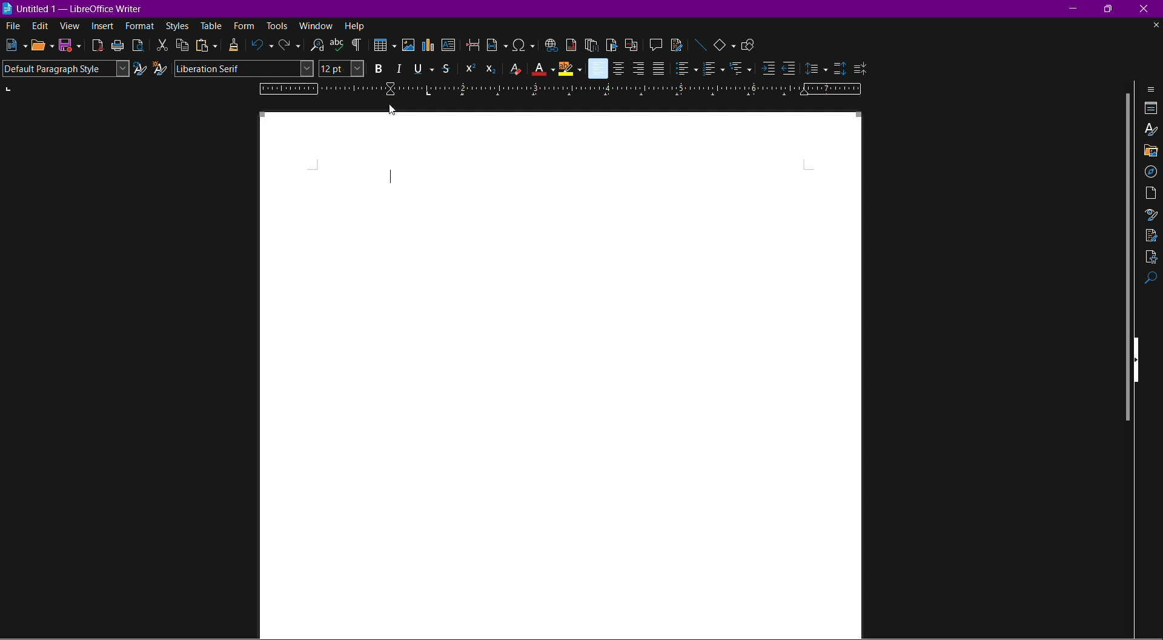  What do you see at coordinates (1112, 9) in the screenshot?
I see `Maximize` at bounding box center [1112, 9].